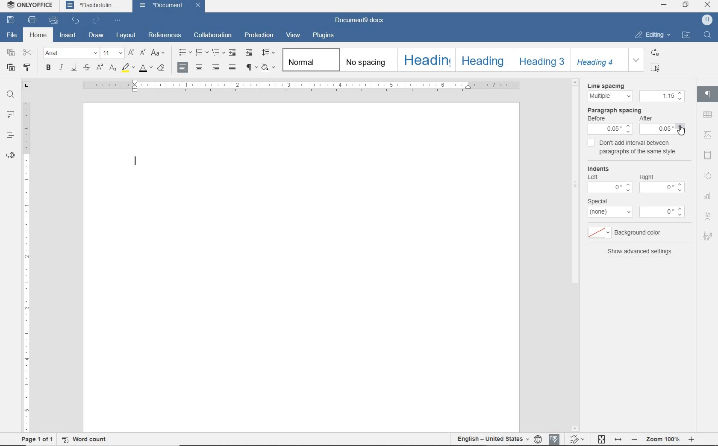  I want to click on paragraph line spacing, so click(268, 53).